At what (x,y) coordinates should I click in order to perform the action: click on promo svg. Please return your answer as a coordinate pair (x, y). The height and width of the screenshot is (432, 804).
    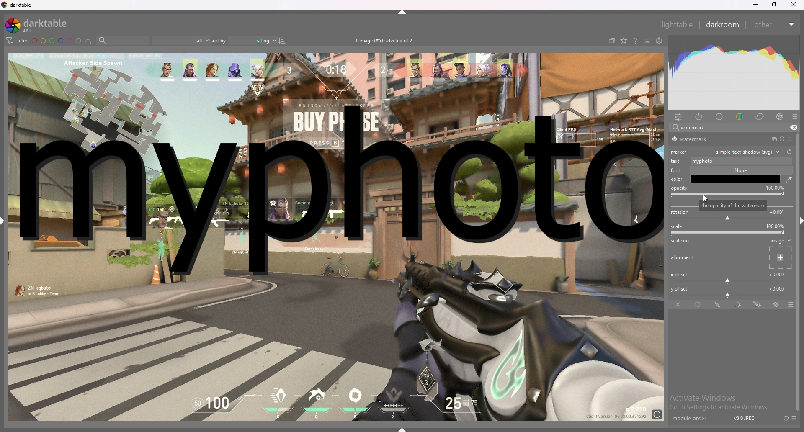
    Looking at the image, I should click on (738, 181).